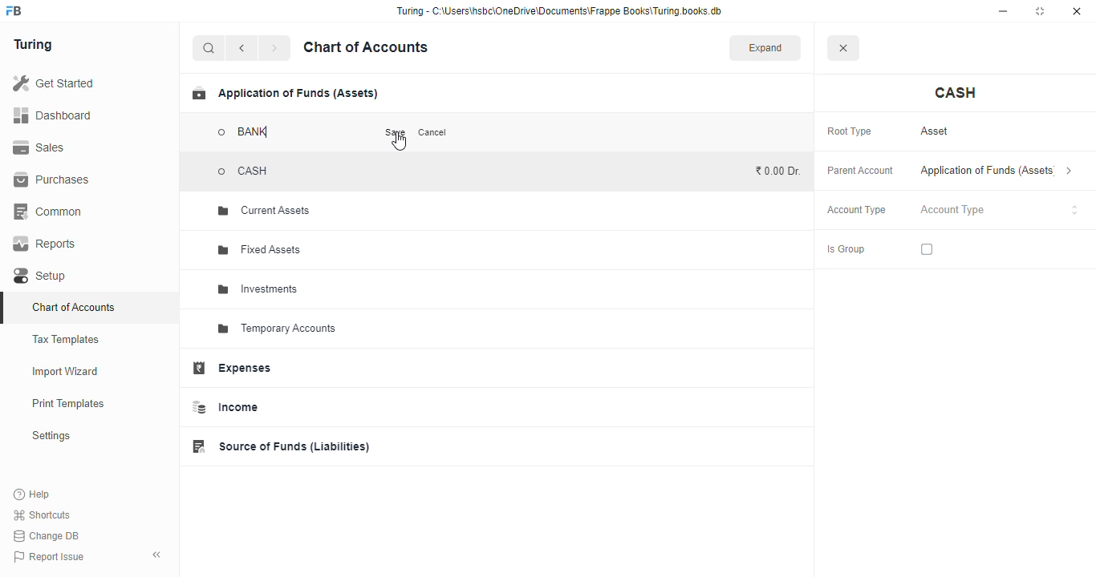 The image size is (1096, 577). Describe the element at coordinates (54, 180) in the screenshot. I see `purchases` at that location.